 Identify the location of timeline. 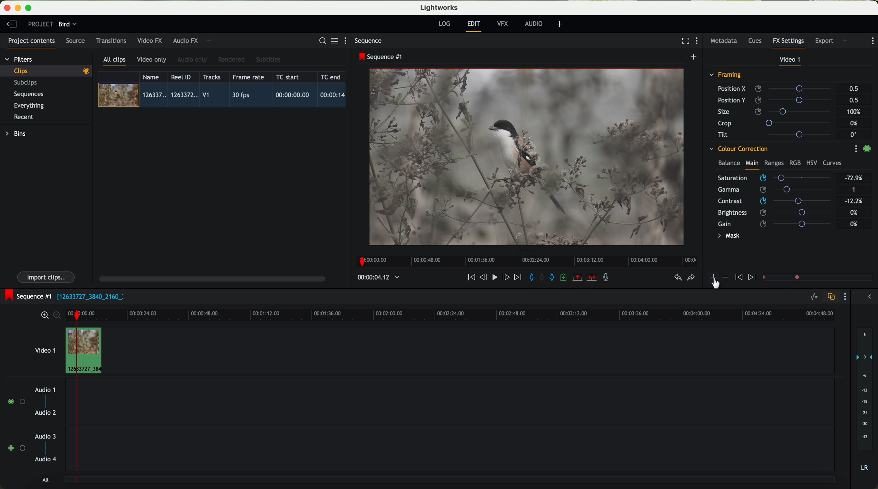
(472, 315).